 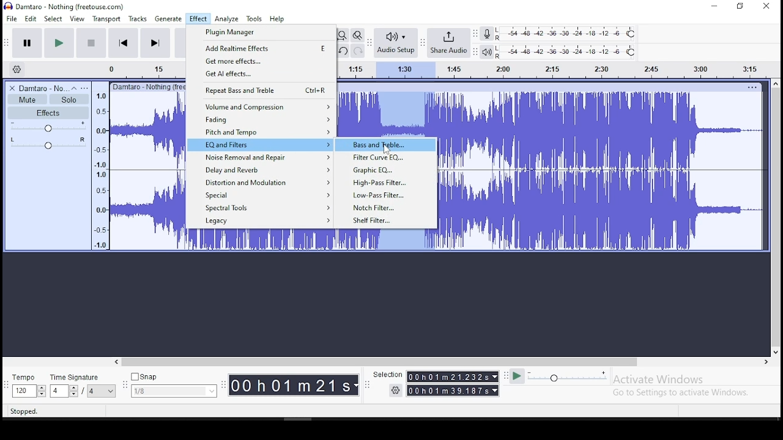 What do you see at coordinates (198, 20) in the screenshot?
I see `effect` at bounding box center [198, 20].